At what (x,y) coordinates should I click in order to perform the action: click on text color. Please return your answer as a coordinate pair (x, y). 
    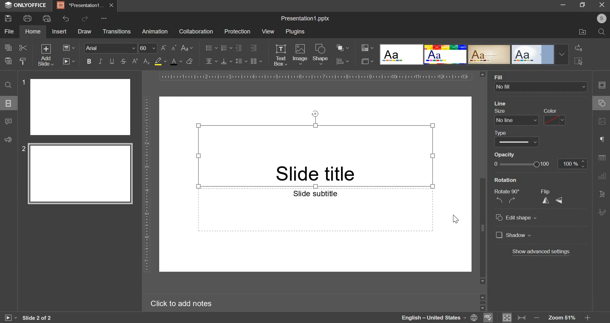
    Looking at the image, I should click on (176, 61).